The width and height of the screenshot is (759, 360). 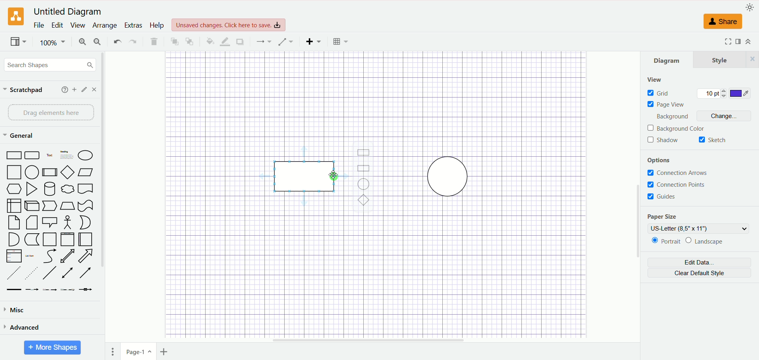 What do you see at coordinates (99, 41) in the screenshot?
I see `zoom out` at bounding box center [99, 41].